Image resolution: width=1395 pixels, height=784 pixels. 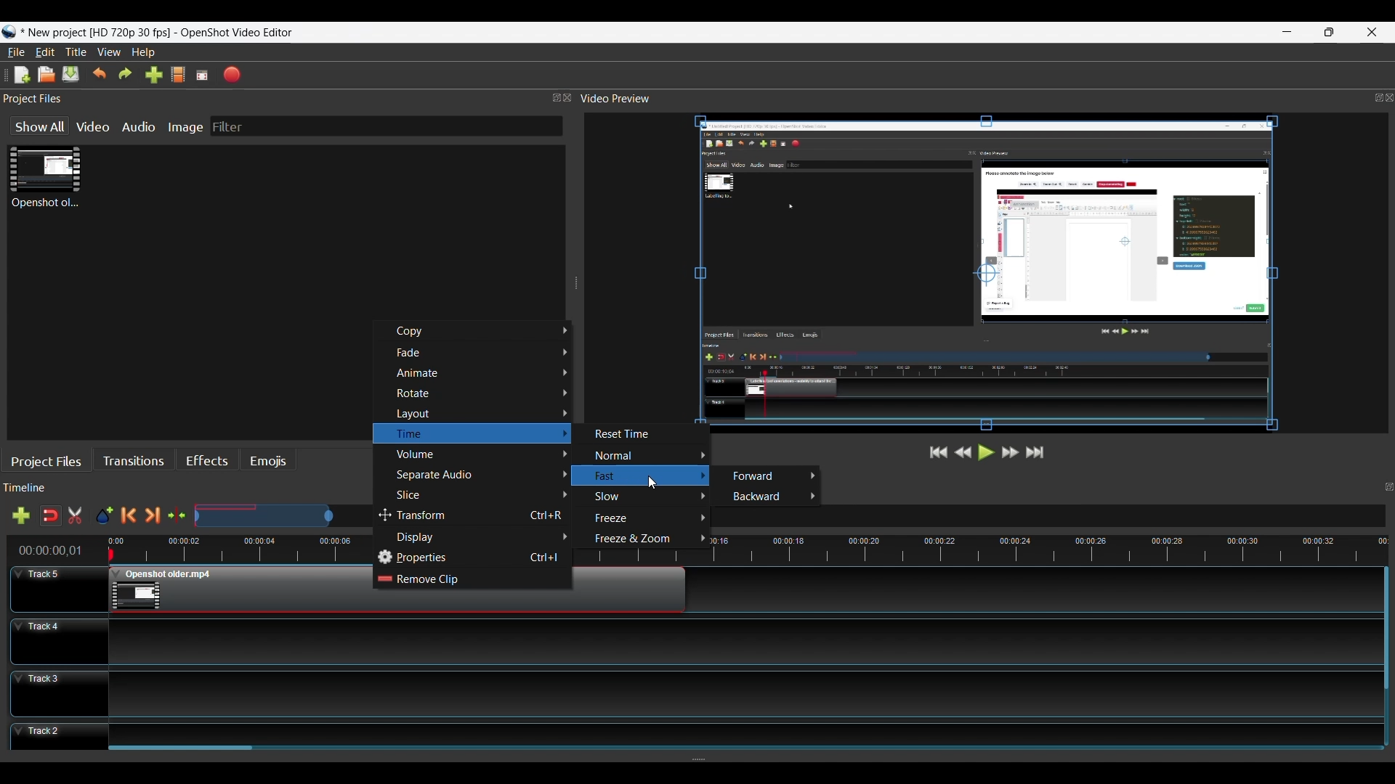 What do you see at coordinates (104, 517) in the screenshot?
I see `Add Marker` at bounding box center [104, 517].